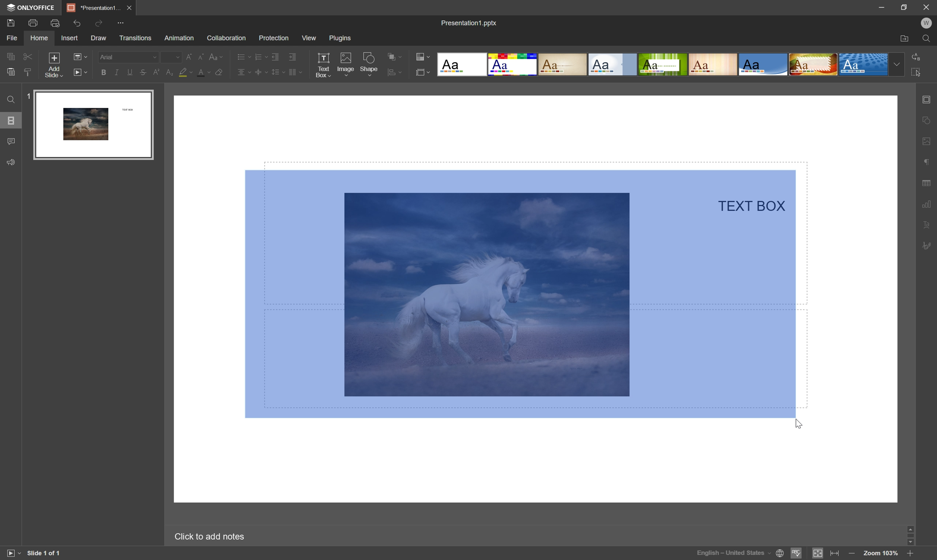  Describe the element at coordinates (563, 65) in the screenshot. I see `Classic` at that location.